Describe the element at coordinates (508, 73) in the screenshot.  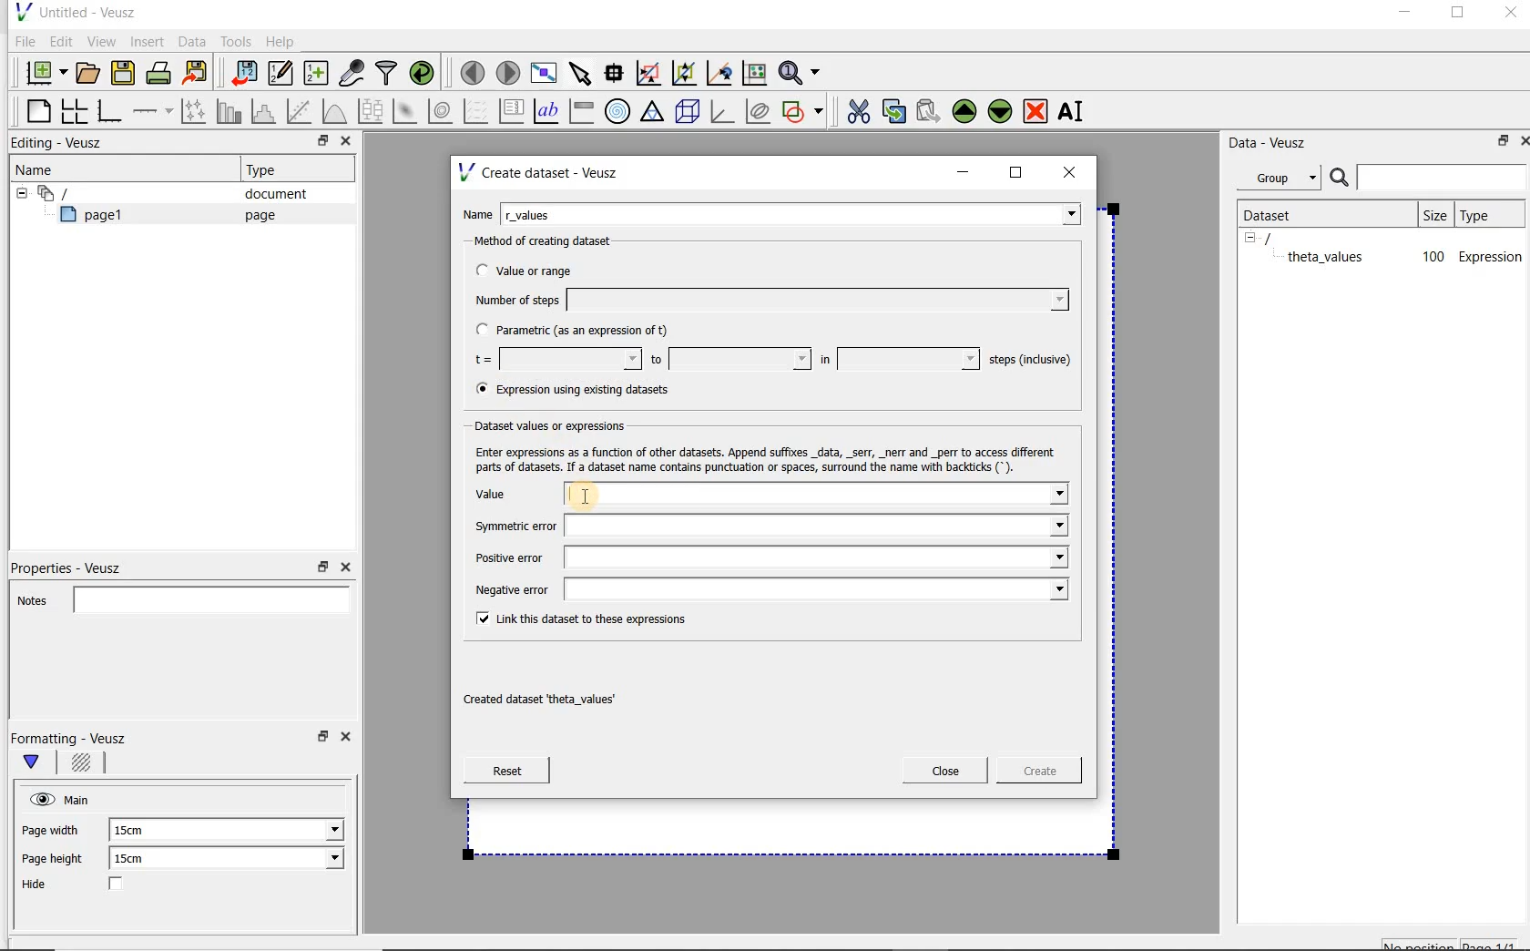
I see `move to the next page` at that location.